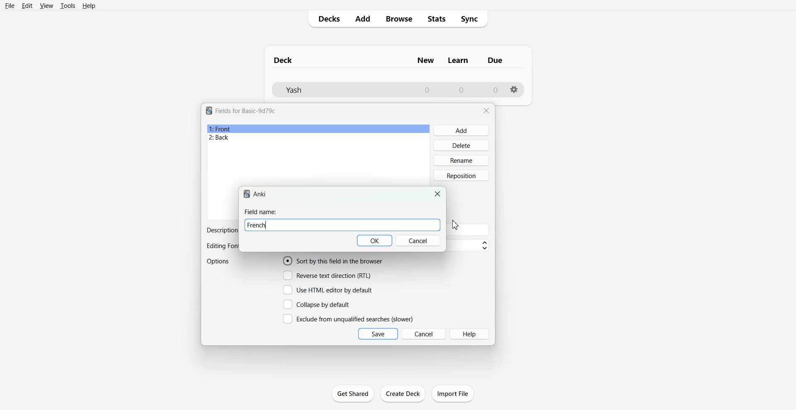  Describe the element at coordinates (462, 130) in the screenshot. I see `Add` at that location.